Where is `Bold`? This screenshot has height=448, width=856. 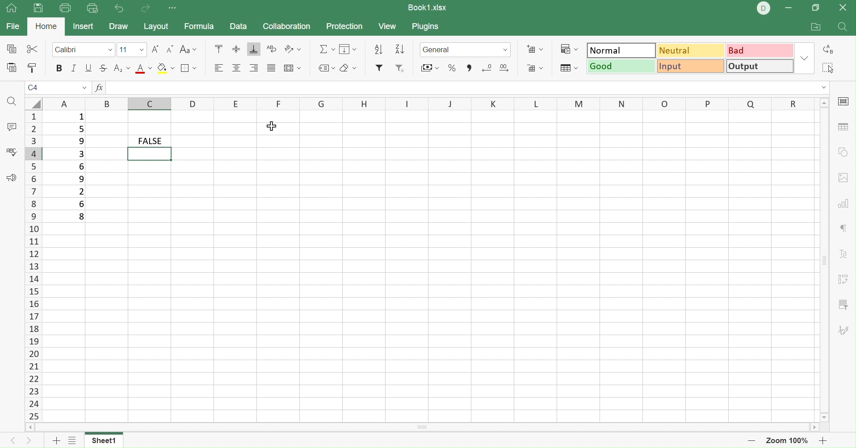
Bold is located at coordinates (58, 68).